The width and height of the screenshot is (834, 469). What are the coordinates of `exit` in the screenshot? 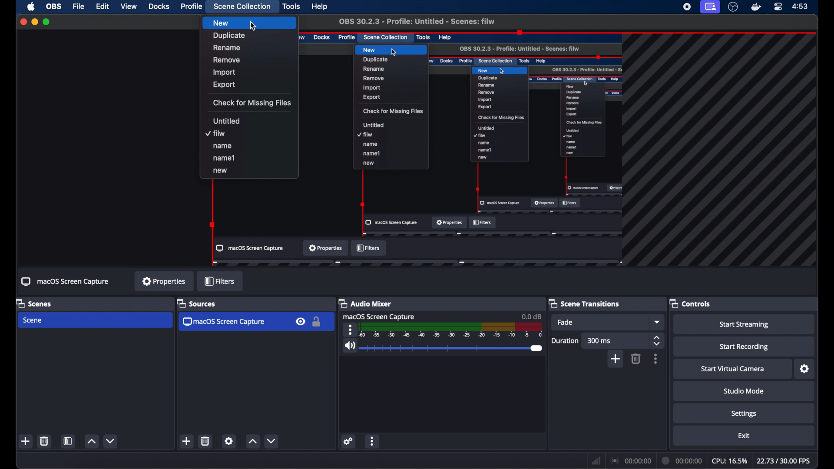 It's located at (744, 437).